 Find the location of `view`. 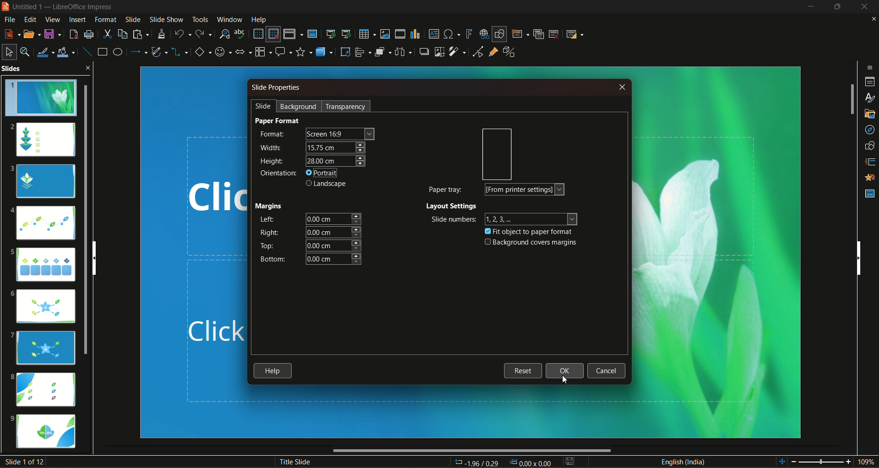

view is located at coordinates (51, 20).